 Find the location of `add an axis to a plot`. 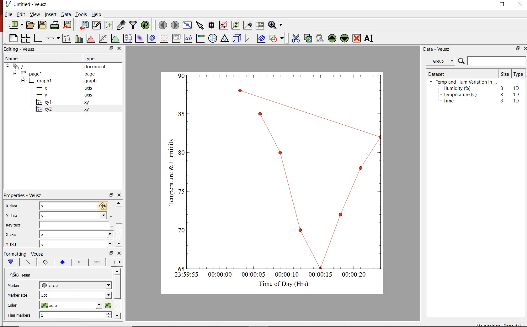

add an axis to a plot is located at coordinates (53, 38).